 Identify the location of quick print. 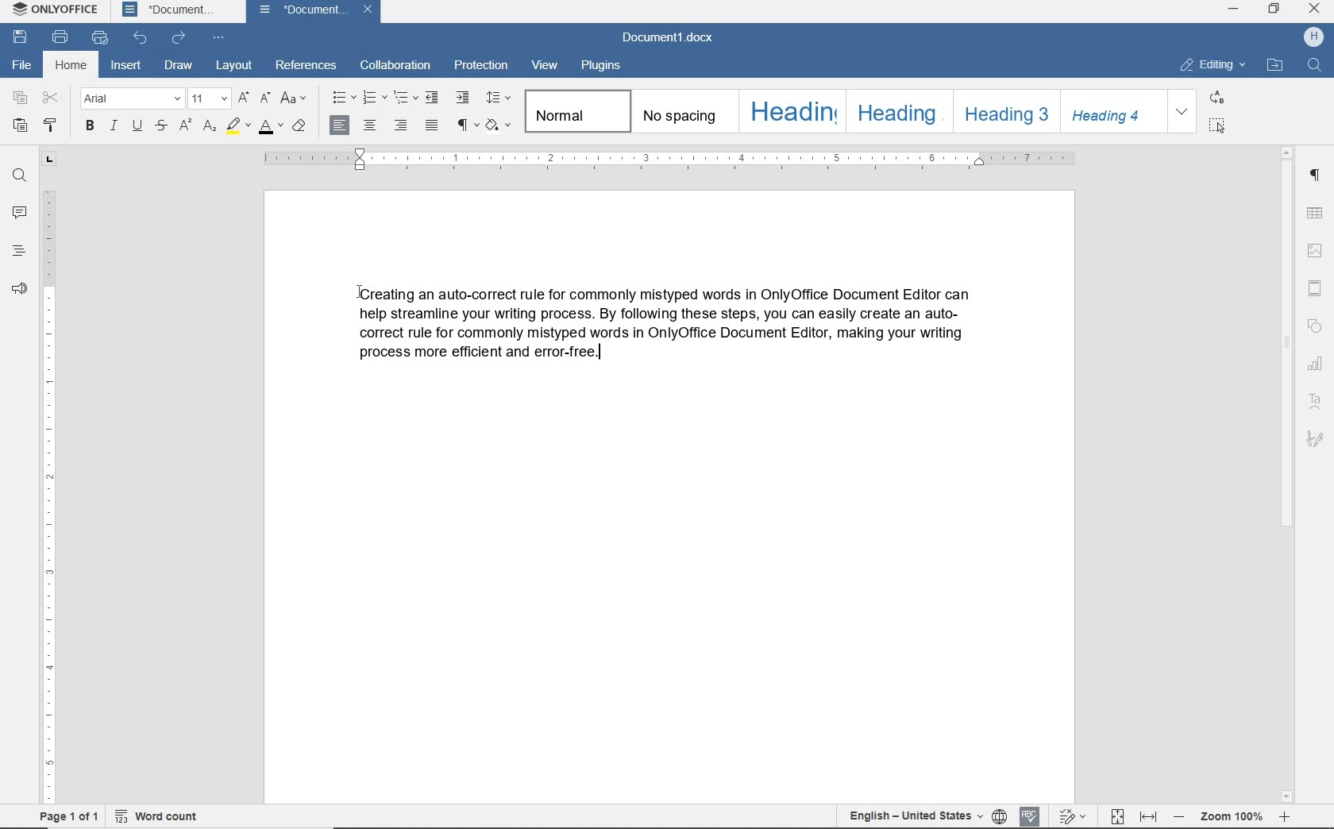
(102, 37).